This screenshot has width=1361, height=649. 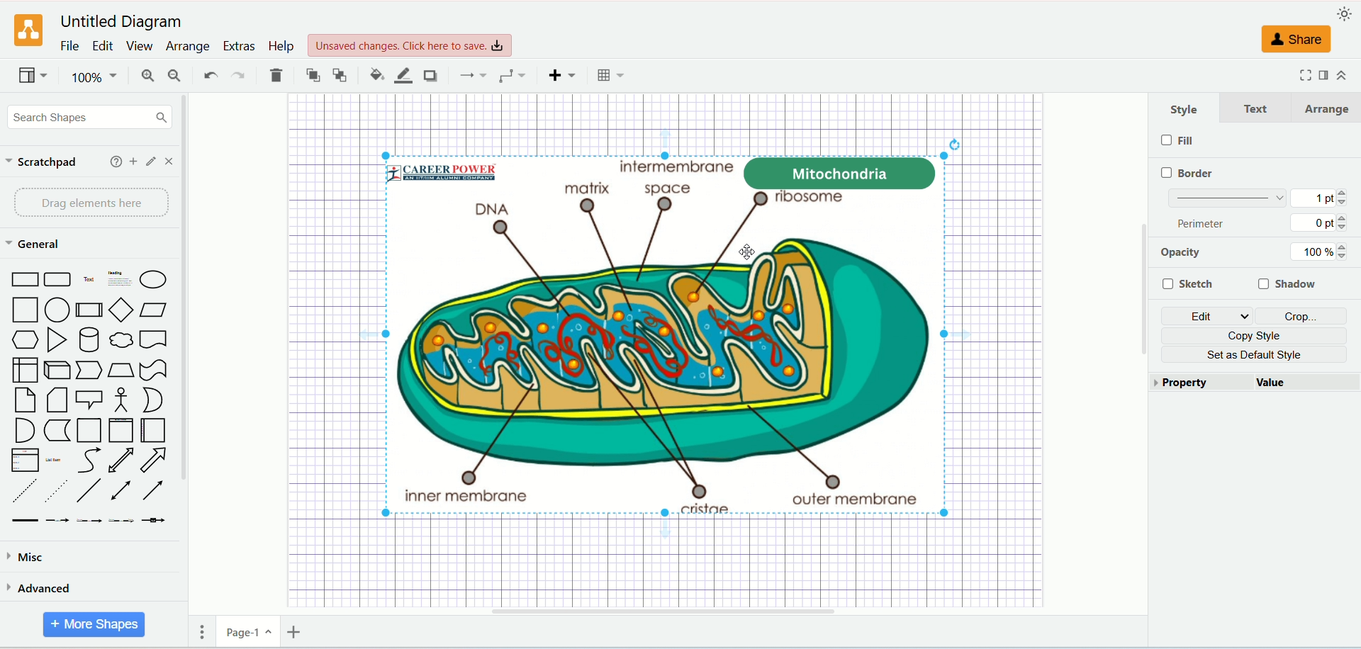 What do you see at coordinates (511, 77) in the screenshot?
I see `waypoints` at bounding box center [511, 77].